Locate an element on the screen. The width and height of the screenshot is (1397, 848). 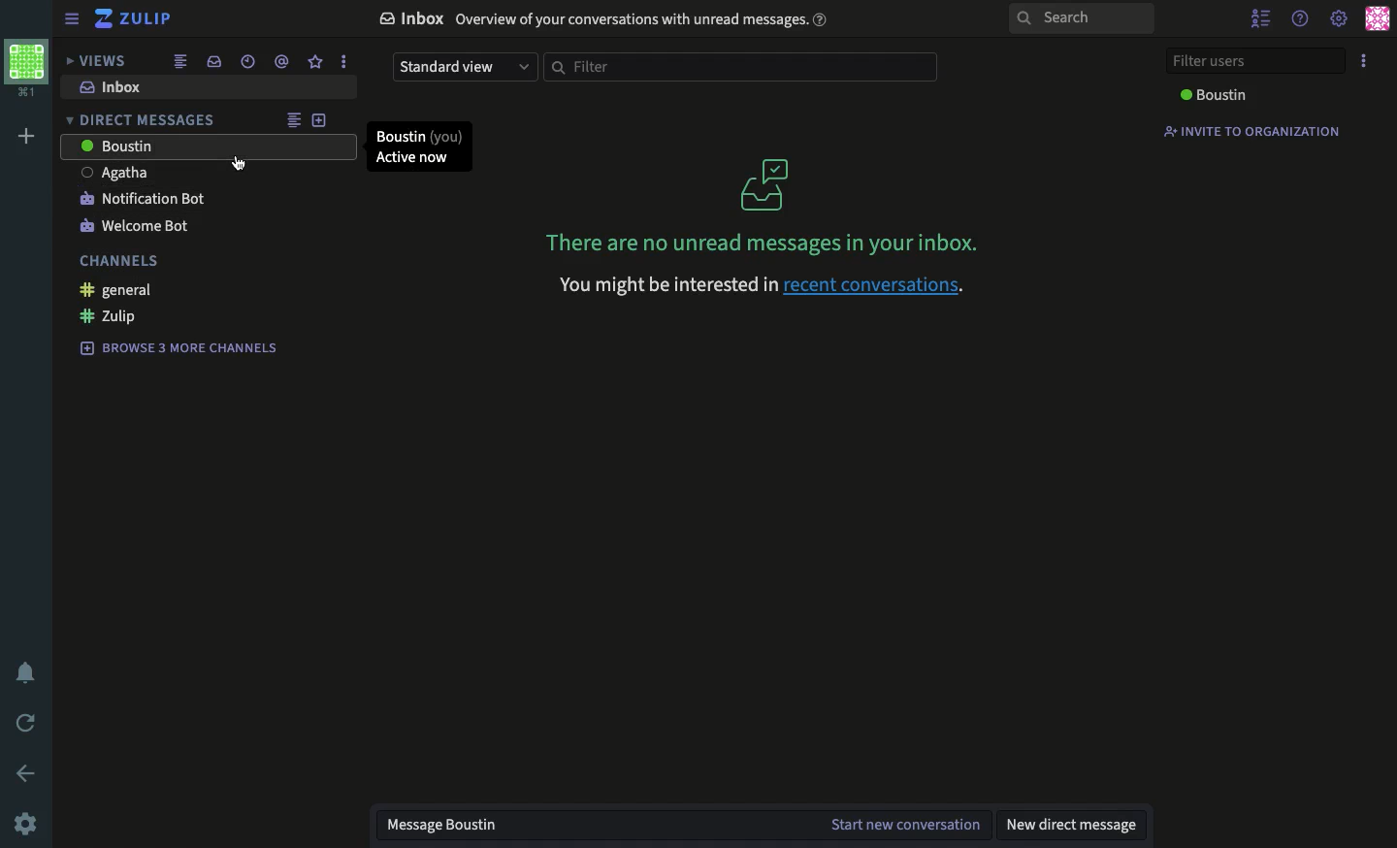
Agatha is located at coordinates (117, 173).